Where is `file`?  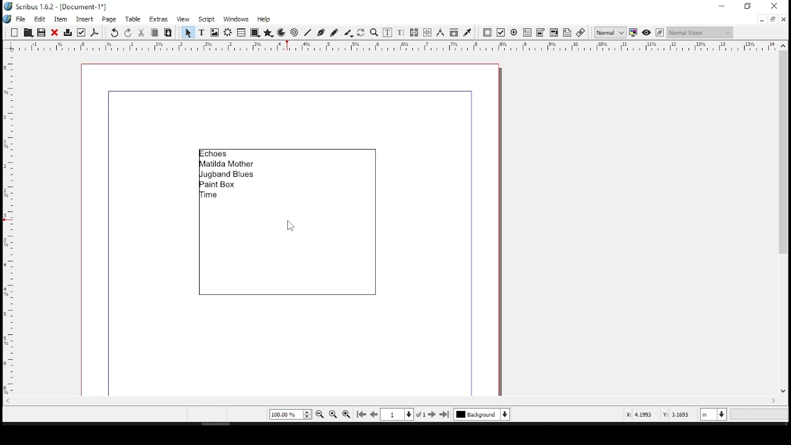 file is located at coordinates (22, 19).